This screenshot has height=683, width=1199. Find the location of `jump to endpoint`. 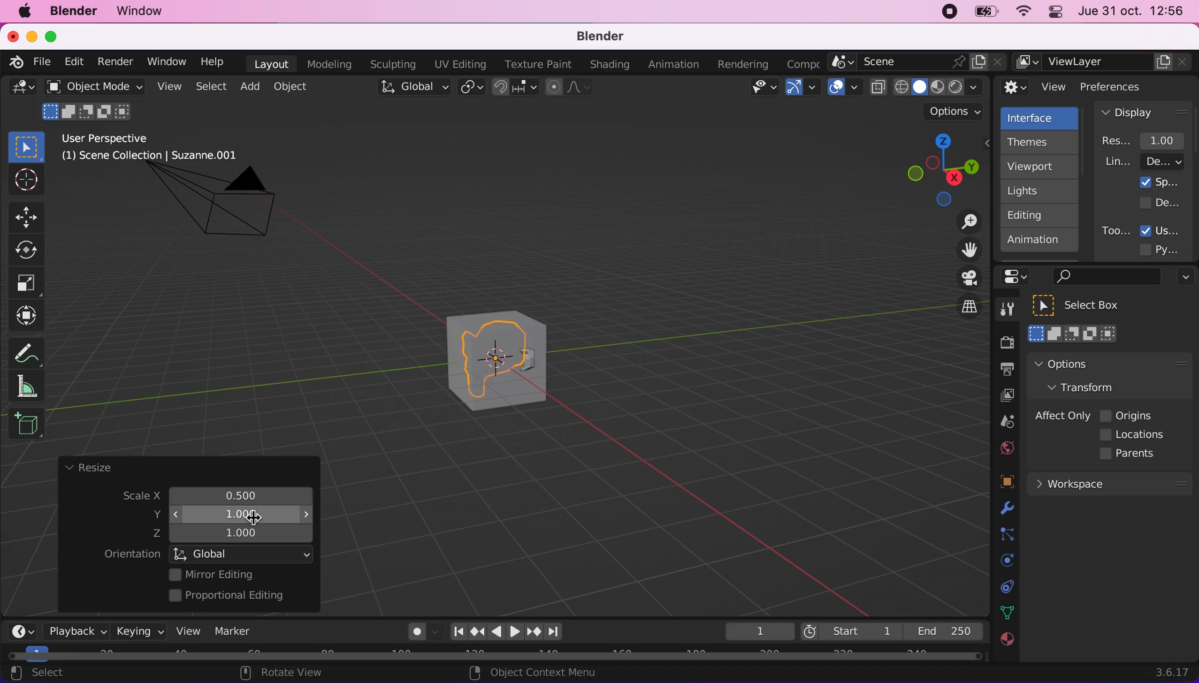

jump to endpoint is located at coordinates (558, 632).